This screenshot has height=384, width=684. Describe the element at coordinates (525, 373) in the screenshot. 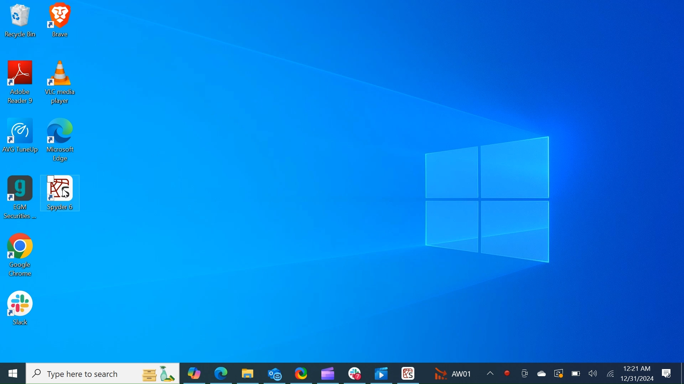

I see `Meet now` at that location.